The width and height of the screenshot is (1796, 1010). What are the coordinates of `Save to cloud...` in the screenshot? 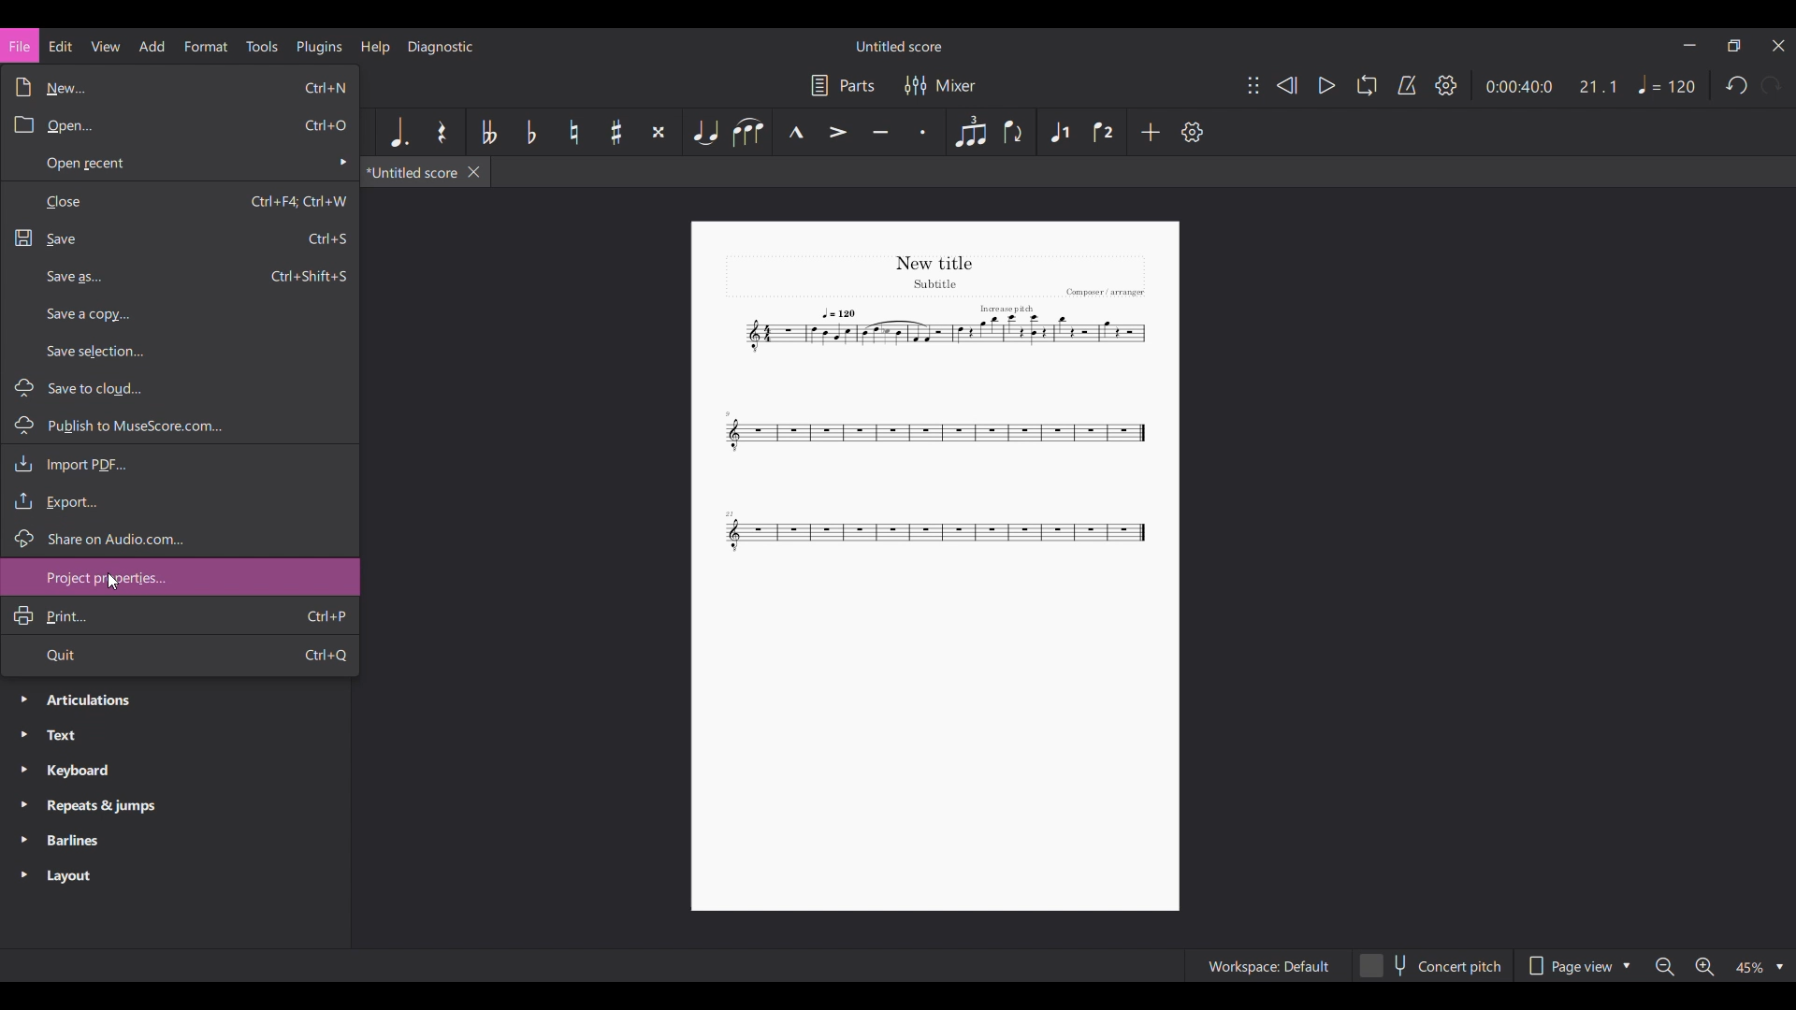 It's located at (181, 387).